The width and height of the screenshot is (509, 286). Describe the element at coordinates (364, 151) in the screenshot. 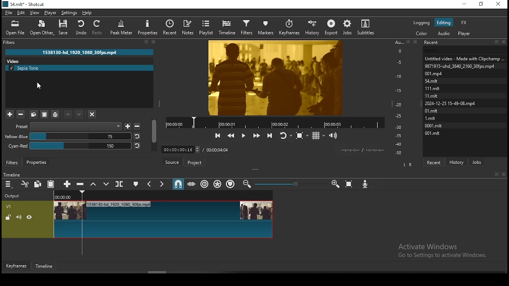

I see `time format` at that location.